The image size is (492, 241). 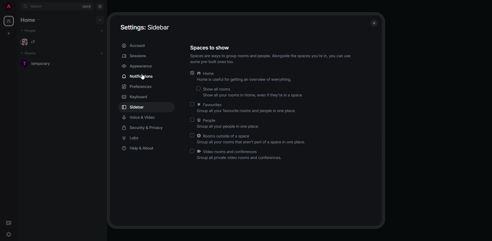 I want to click on rooms, so click(x=31, y=54).